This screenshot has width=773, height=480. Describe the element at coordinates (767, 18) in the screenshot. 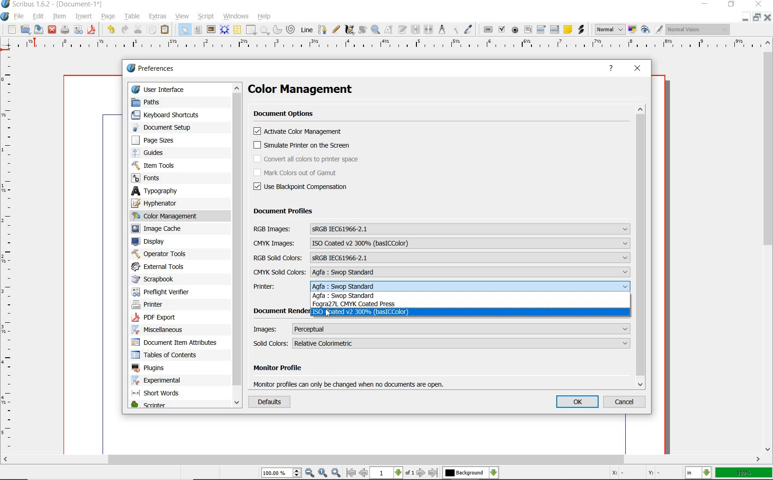

I see `close` at that location.